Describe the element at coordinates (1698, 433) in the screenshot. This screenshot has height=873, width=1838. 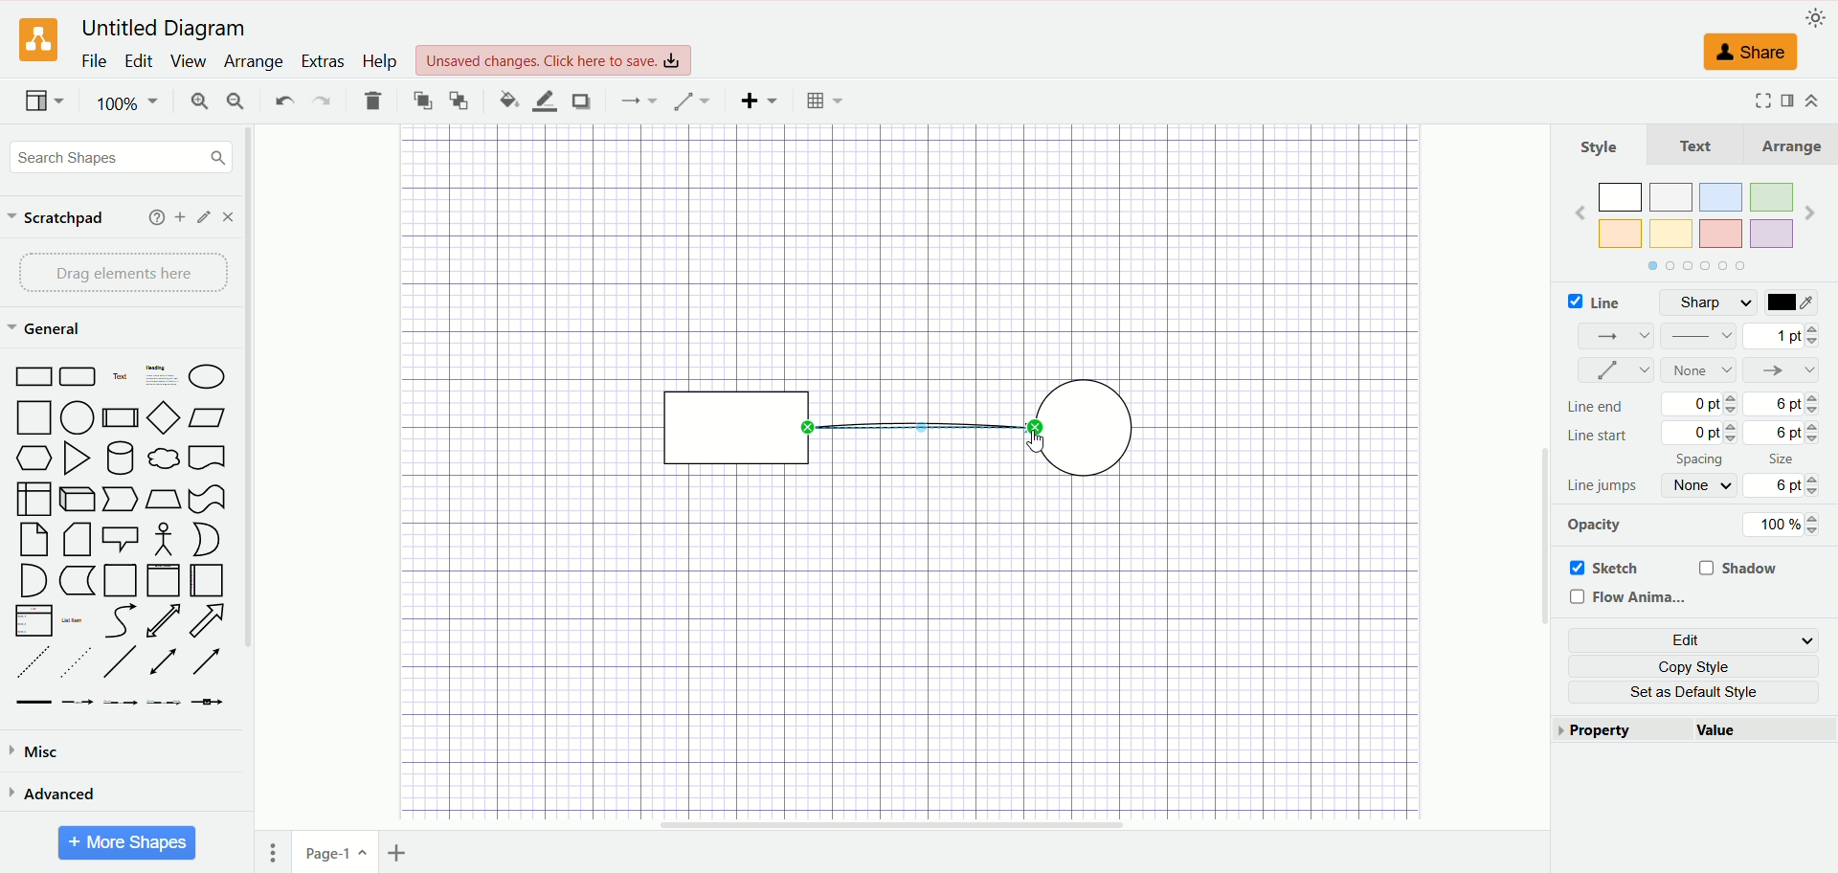
I see `0 pt` at that location.